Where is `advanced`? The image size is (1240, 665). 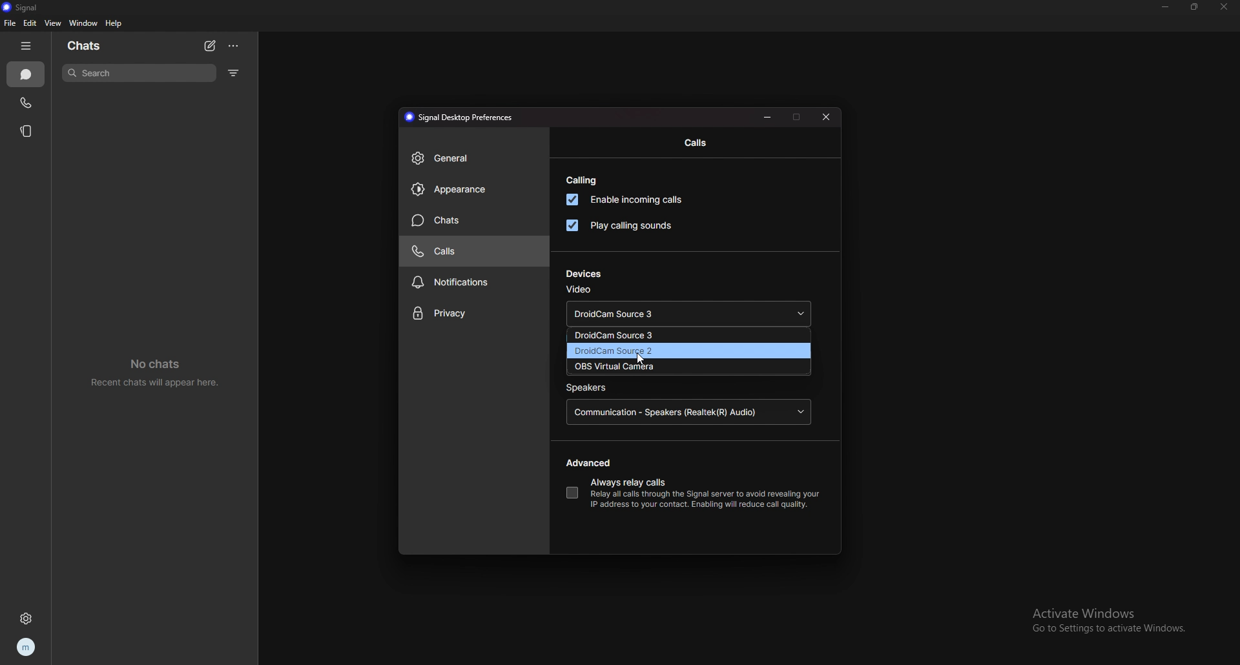 advanced is located at coordinates (591, 463).